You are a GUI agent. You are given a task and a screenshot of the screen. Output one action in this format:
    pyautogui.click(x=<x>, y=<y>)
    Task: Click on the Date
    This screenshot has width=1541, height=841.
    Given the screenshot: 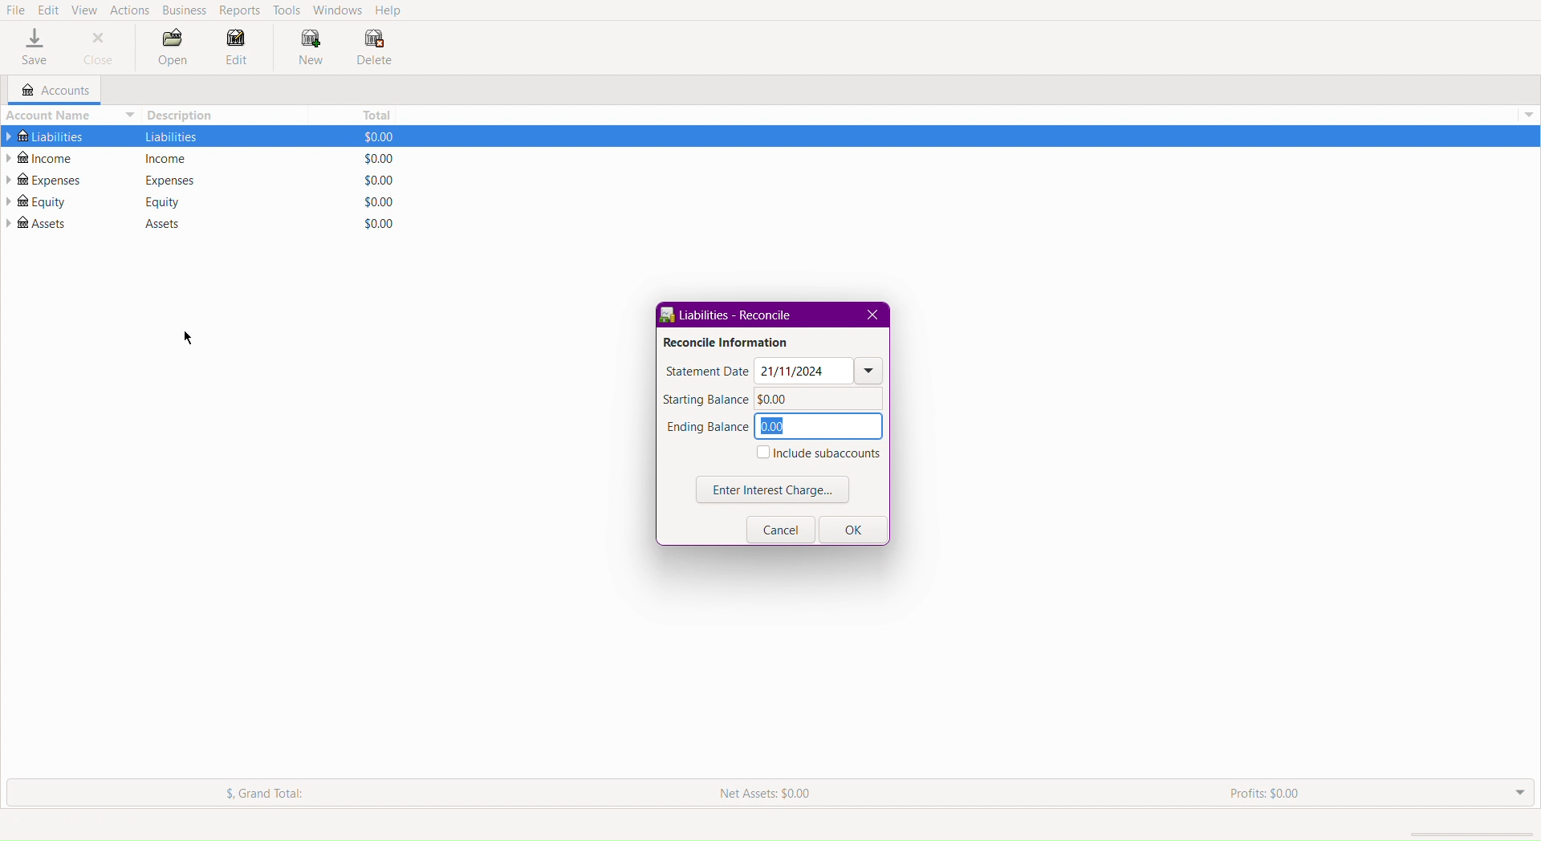 What is the action you would take?
    pyautogui.click(x=817, y=372)
    